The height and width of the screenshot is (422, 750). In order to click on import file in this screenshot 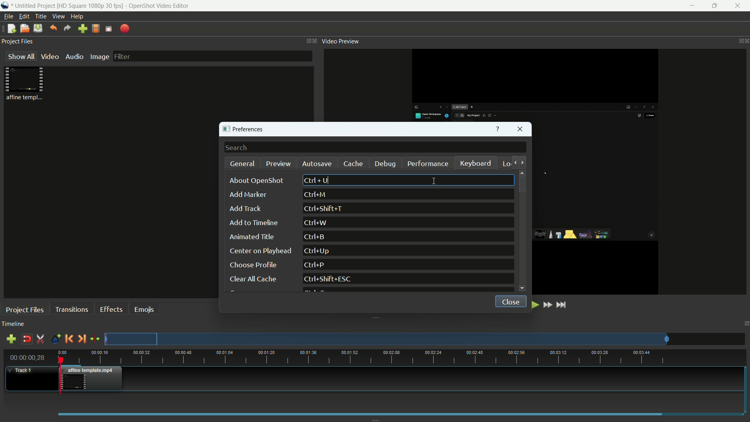, I will do `click(83, 29)`.